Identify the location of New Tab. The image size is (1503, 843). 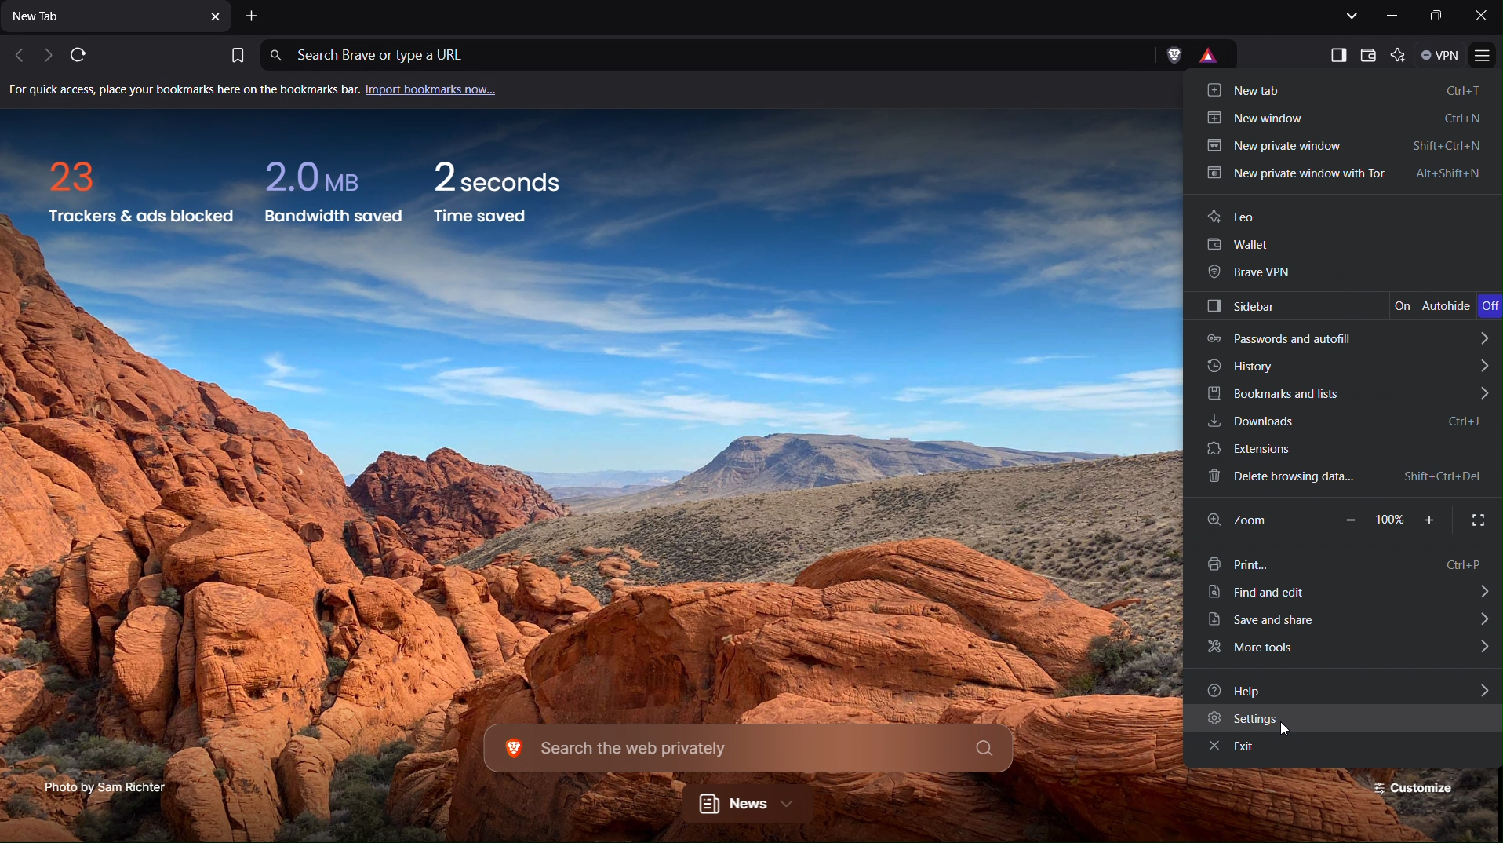
(115, 16).